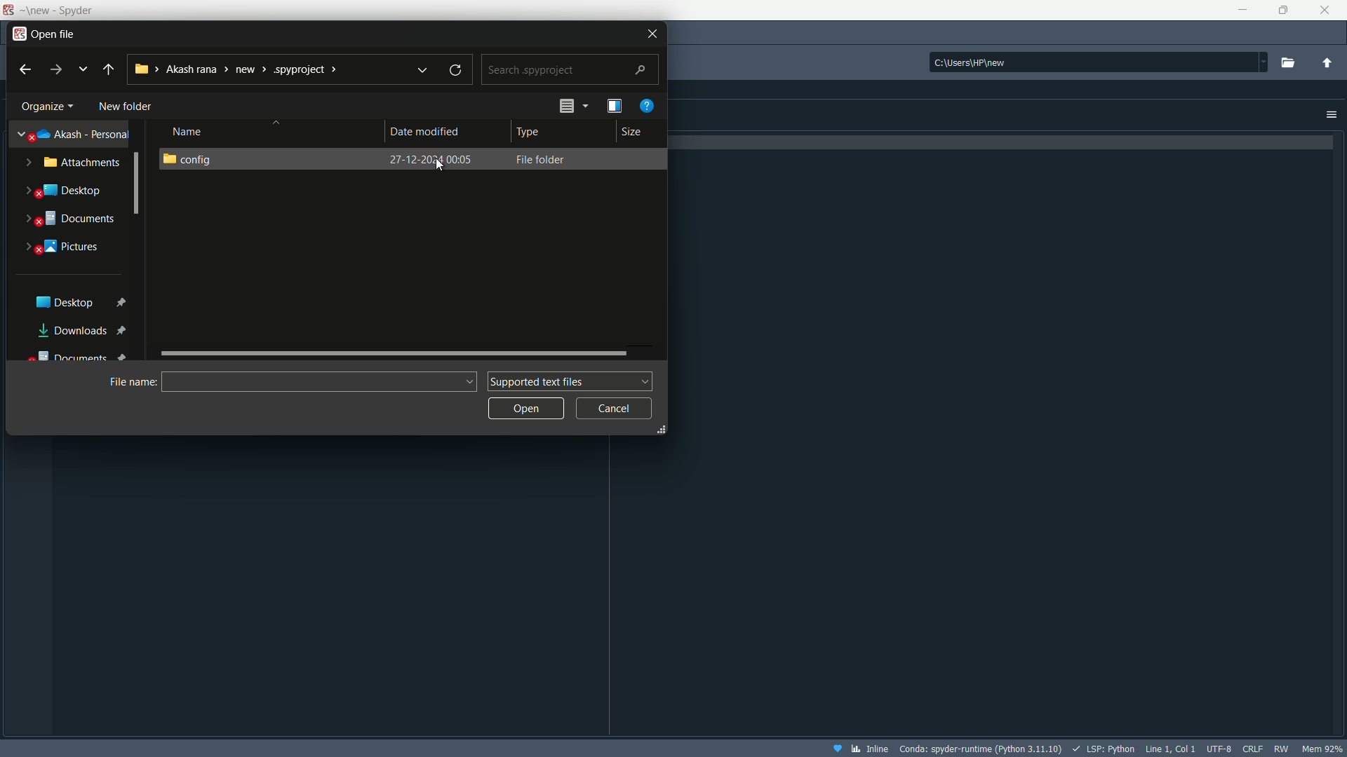 The width and height of the screenshot is (1347, 757). What do you see at coordinates (1288, 62) in the screenshot?
I see `Browse a working directory` at bounding box center [1288, 62].